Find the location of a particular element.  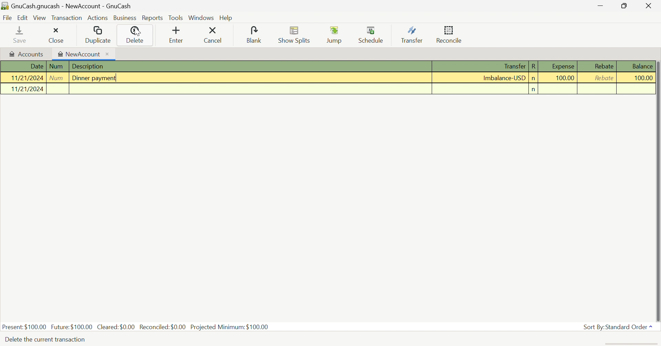

Tools is located at coordinates (176, 17).